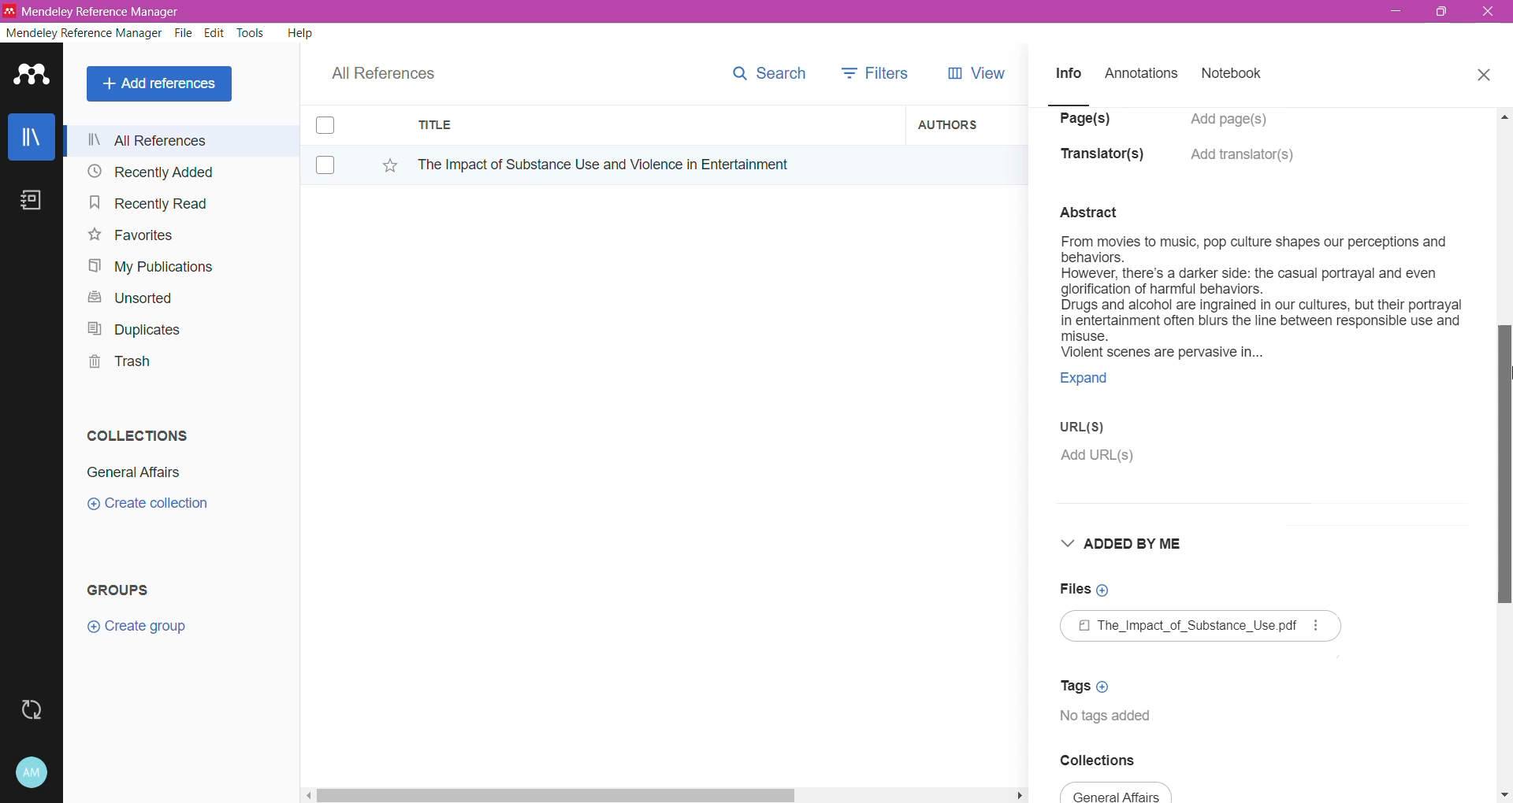 Image resolution: width=1513 pixels, height=803 pixels. What do you see at coordinates (1483, 72) in the screenshot?
I see `Close` at bounding box center [1483, 72].